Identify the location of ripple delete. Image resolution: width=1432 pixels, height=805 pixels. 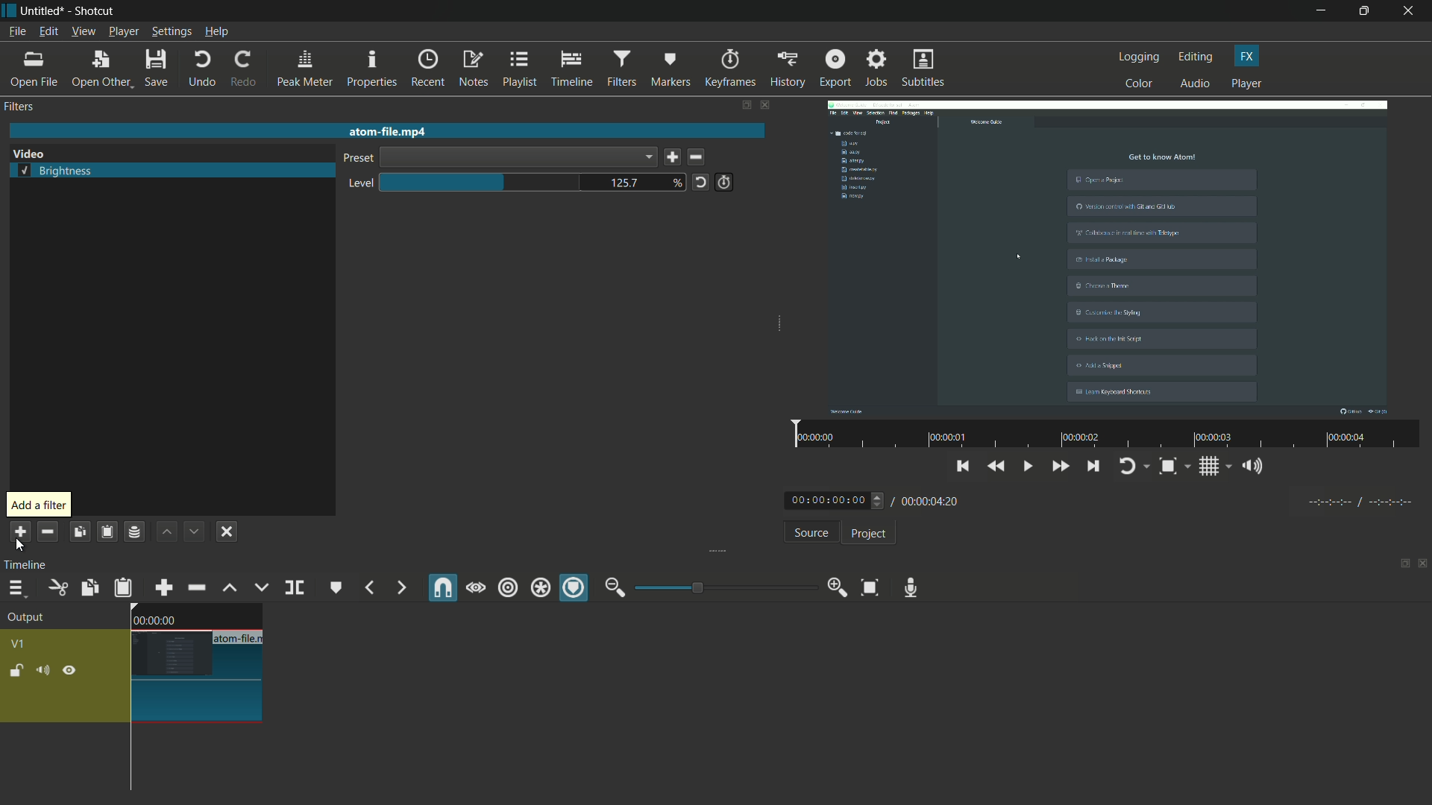
(196, 588).